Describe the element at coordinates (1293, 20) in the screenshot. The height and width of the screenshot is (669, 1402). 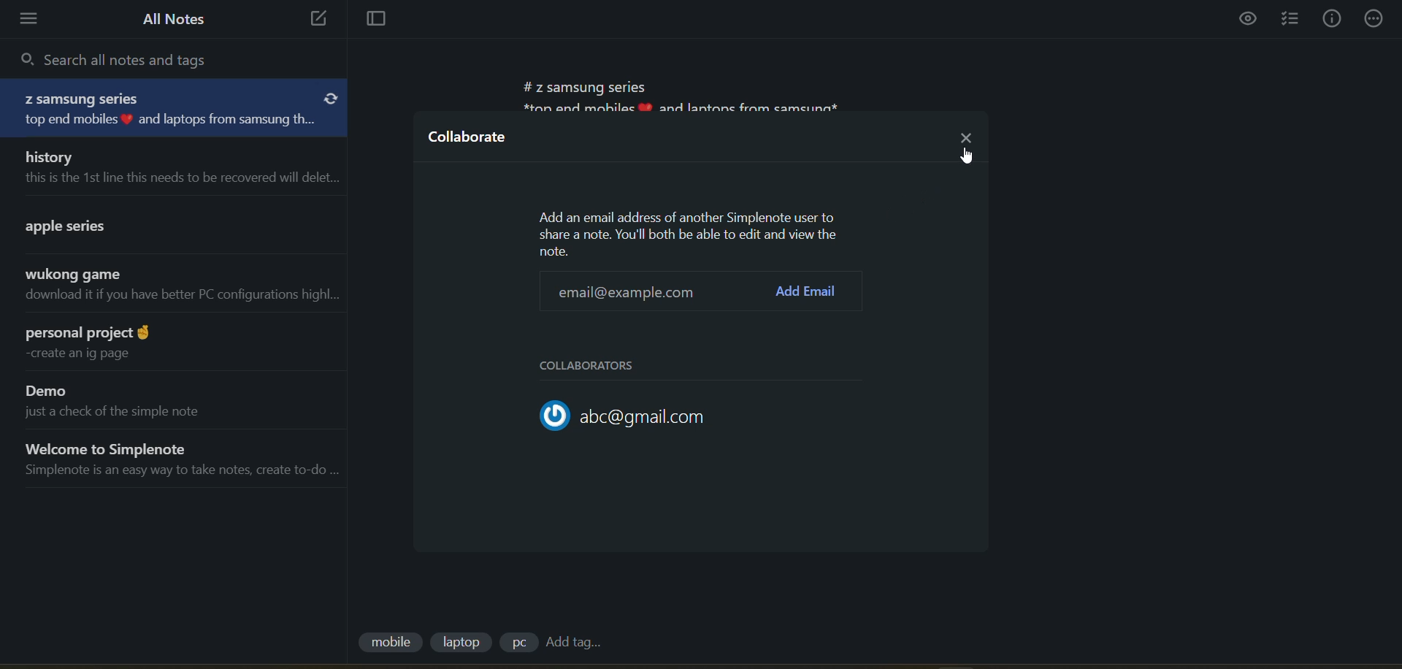
I see `insert checklist` at that location.